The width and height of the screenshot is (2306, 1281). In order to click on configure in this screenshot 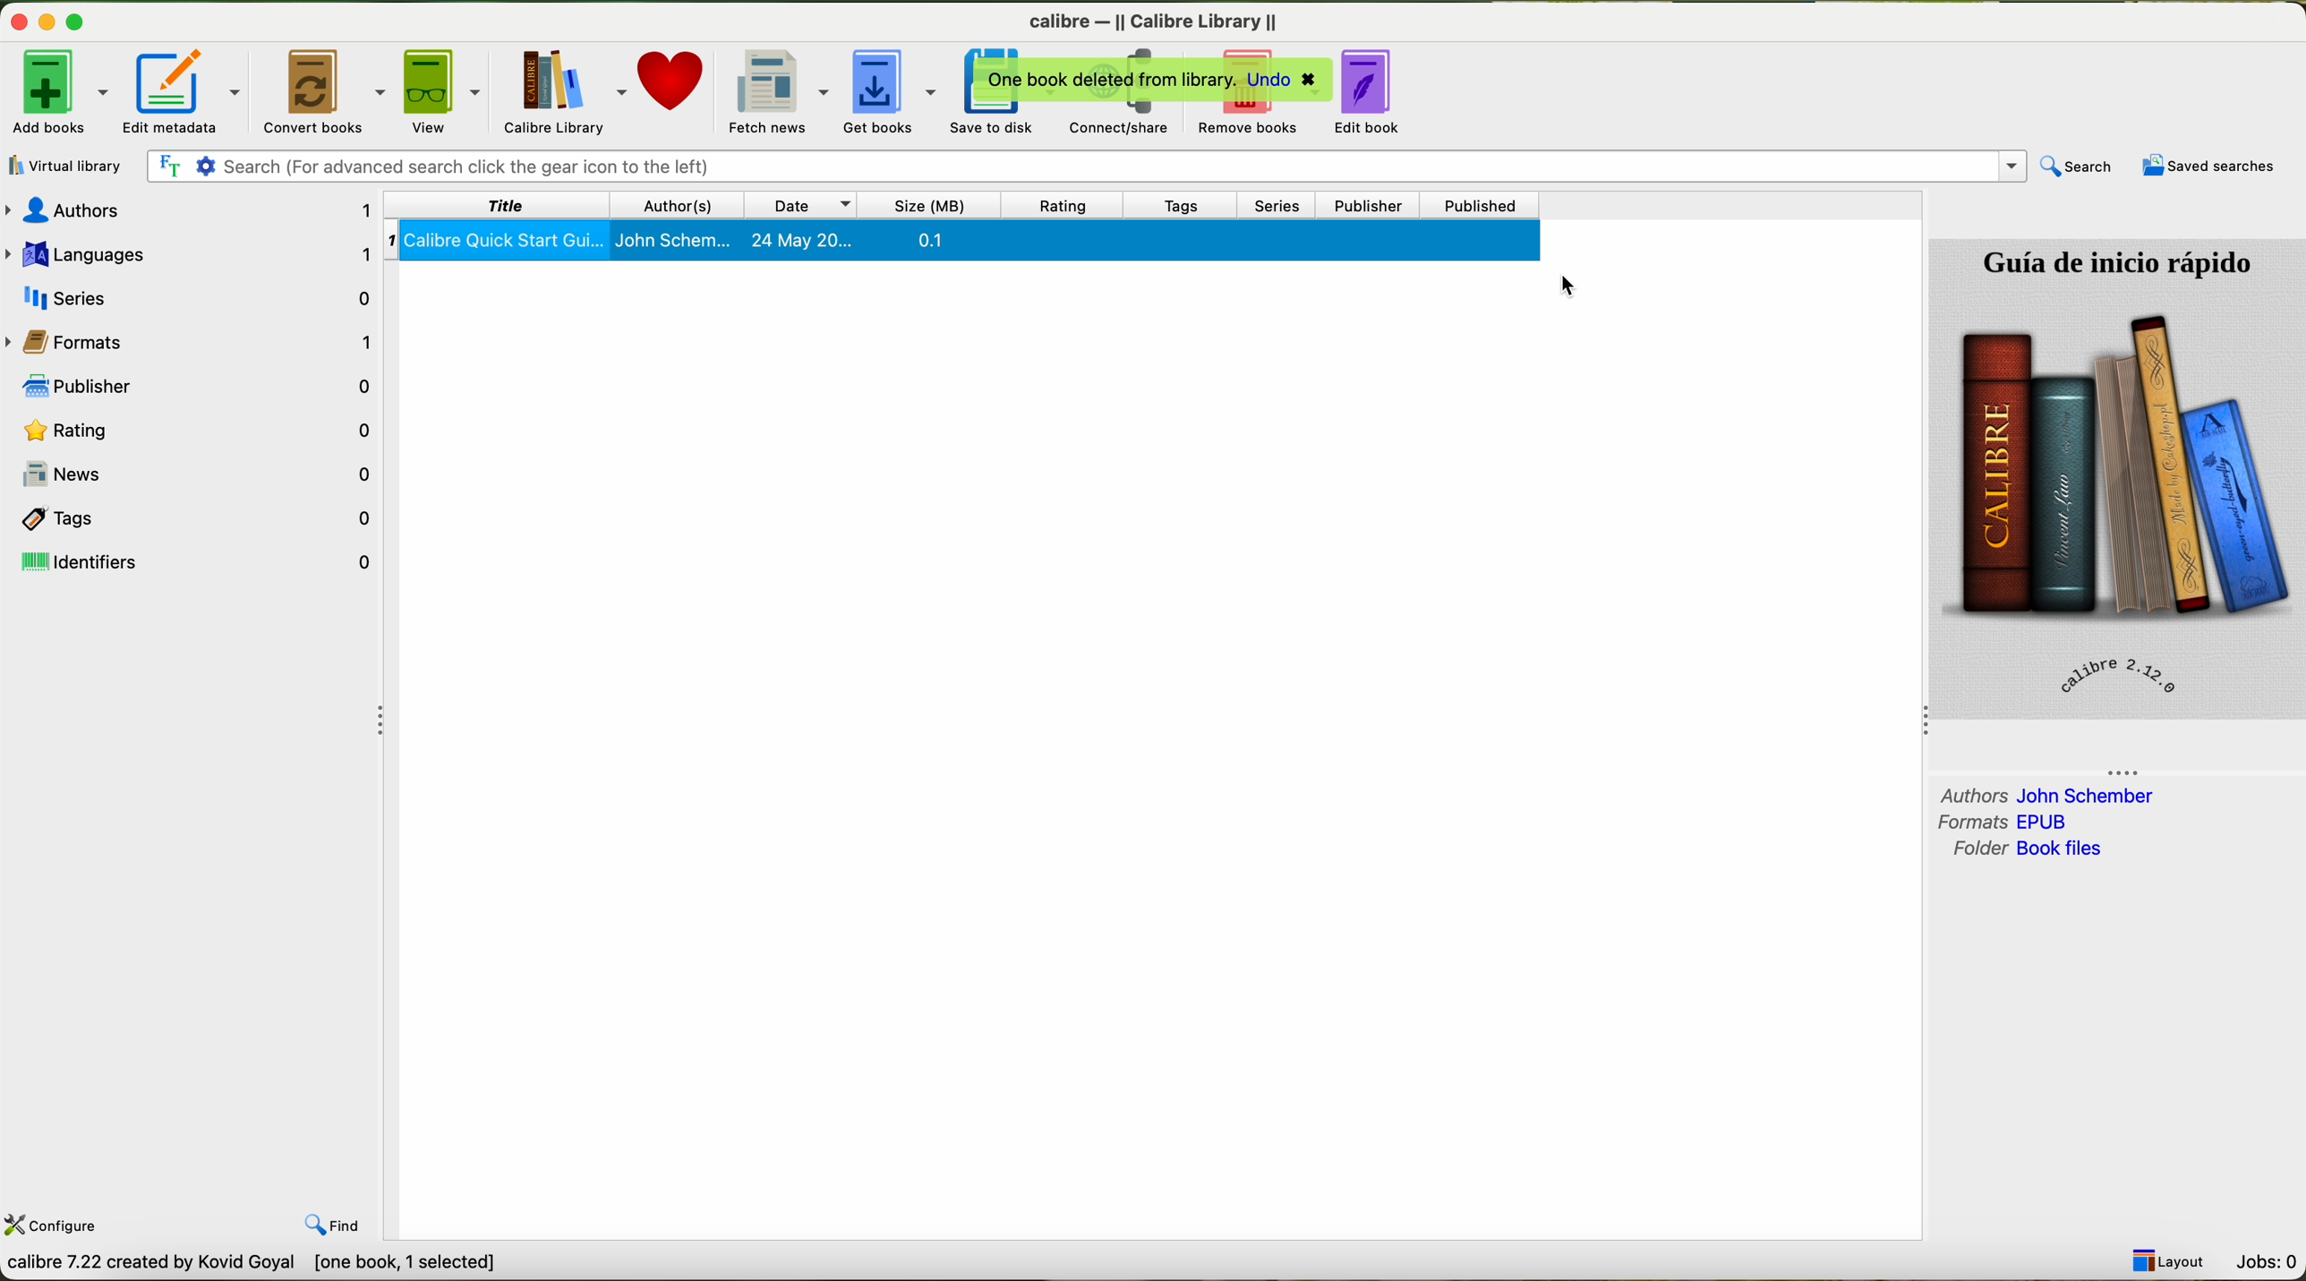, I will do `click(57, 1225)`.